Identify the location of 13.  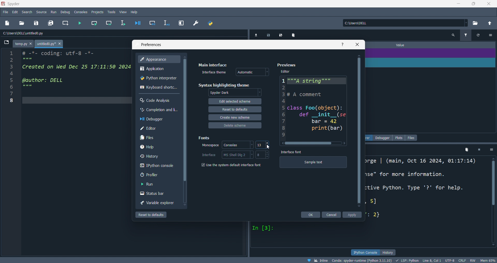
(260, 145).